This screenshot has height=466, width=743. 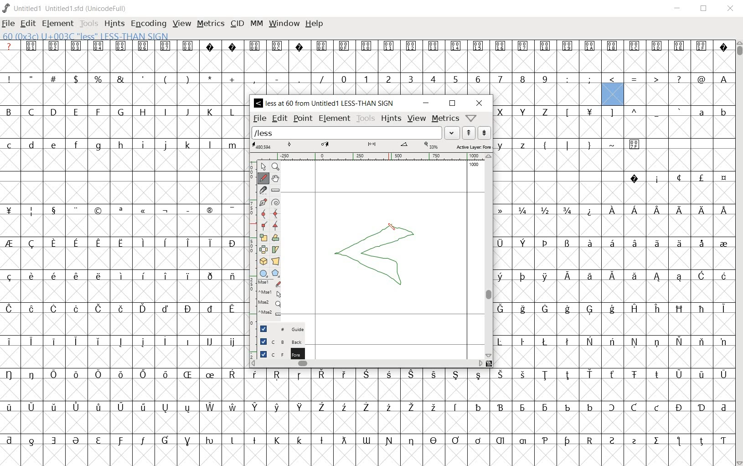 I want to click on empty cells, so click(x=613, y=127).